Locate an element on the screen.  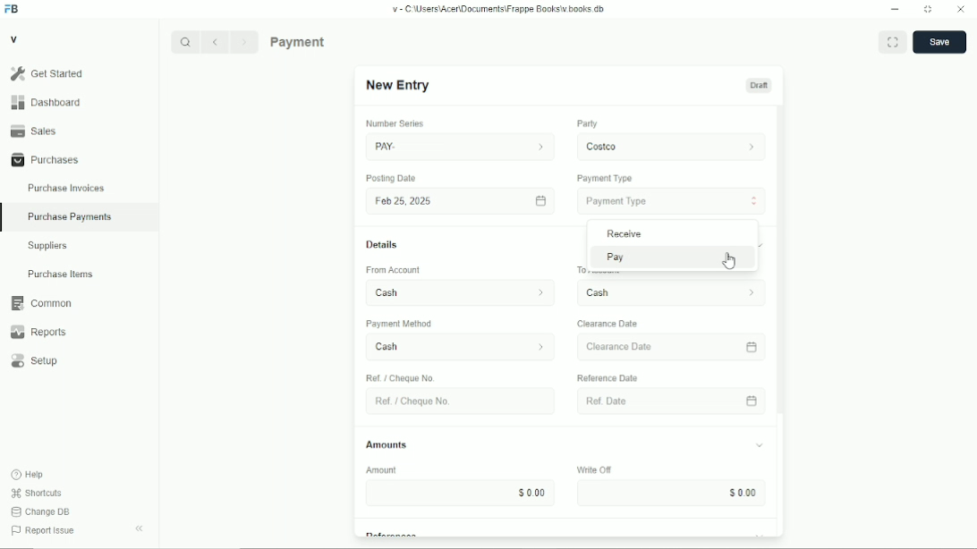
Dashboard is located at coordinates (79, 102).